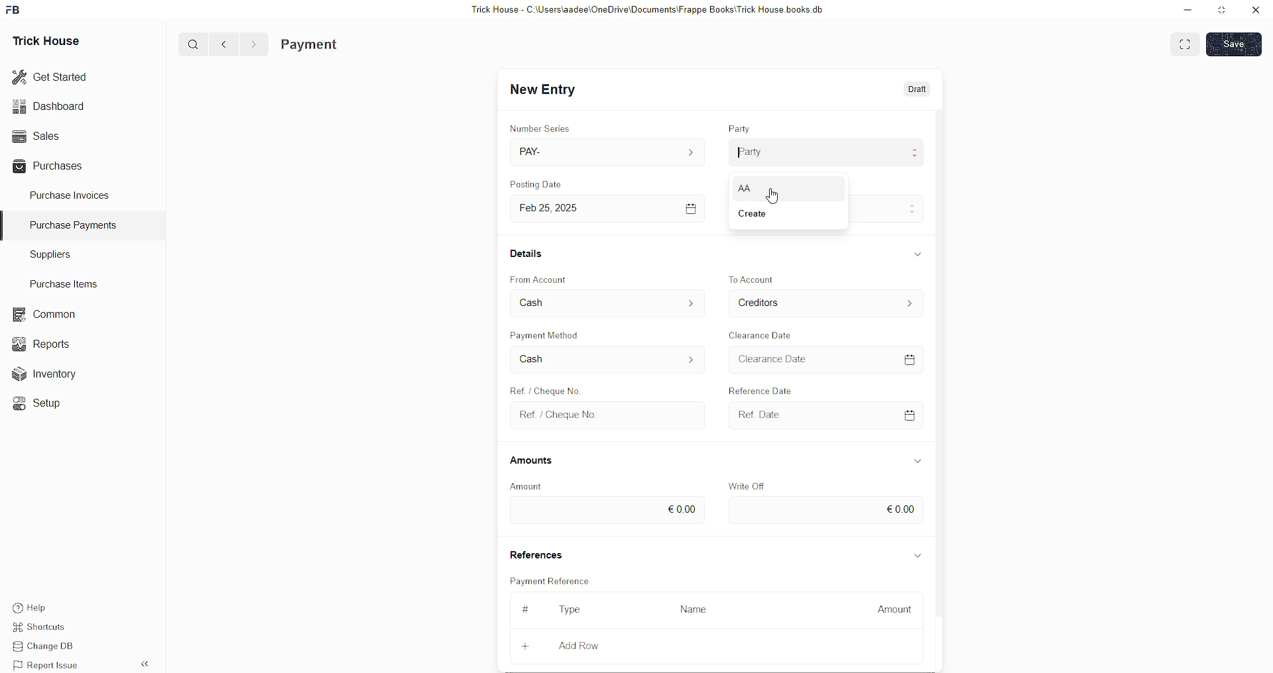  What do you see at coordinates (764, 302) in the screenshot?
I see `To Account` at bounding box center [764, 302].